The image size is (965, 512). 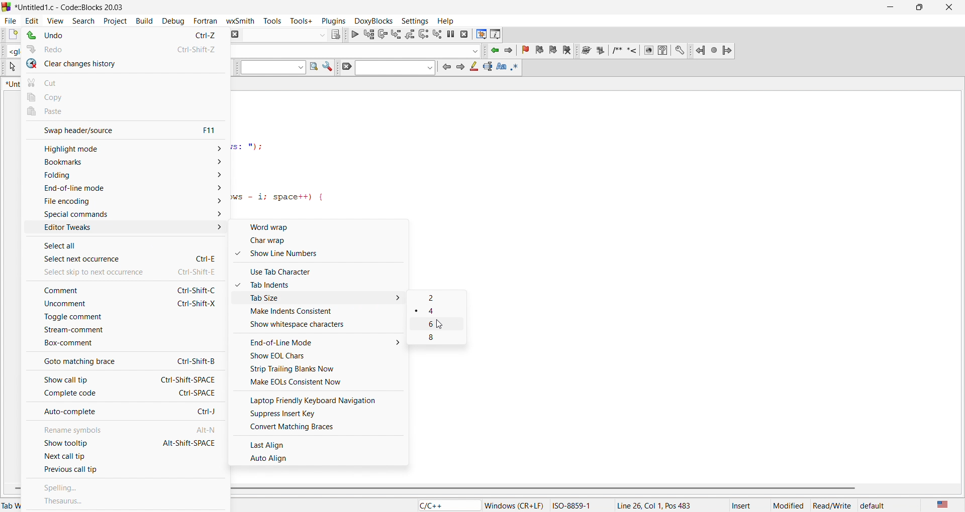 I want to click on thesaurus , so click(x=125, y=502).